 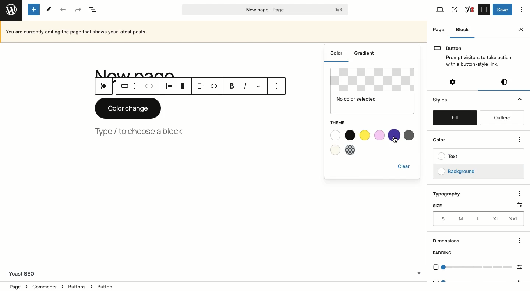 What do you see at coordinates (450, 194) in the screenshot?
I see `Typography` at bounding box center [450, 194].